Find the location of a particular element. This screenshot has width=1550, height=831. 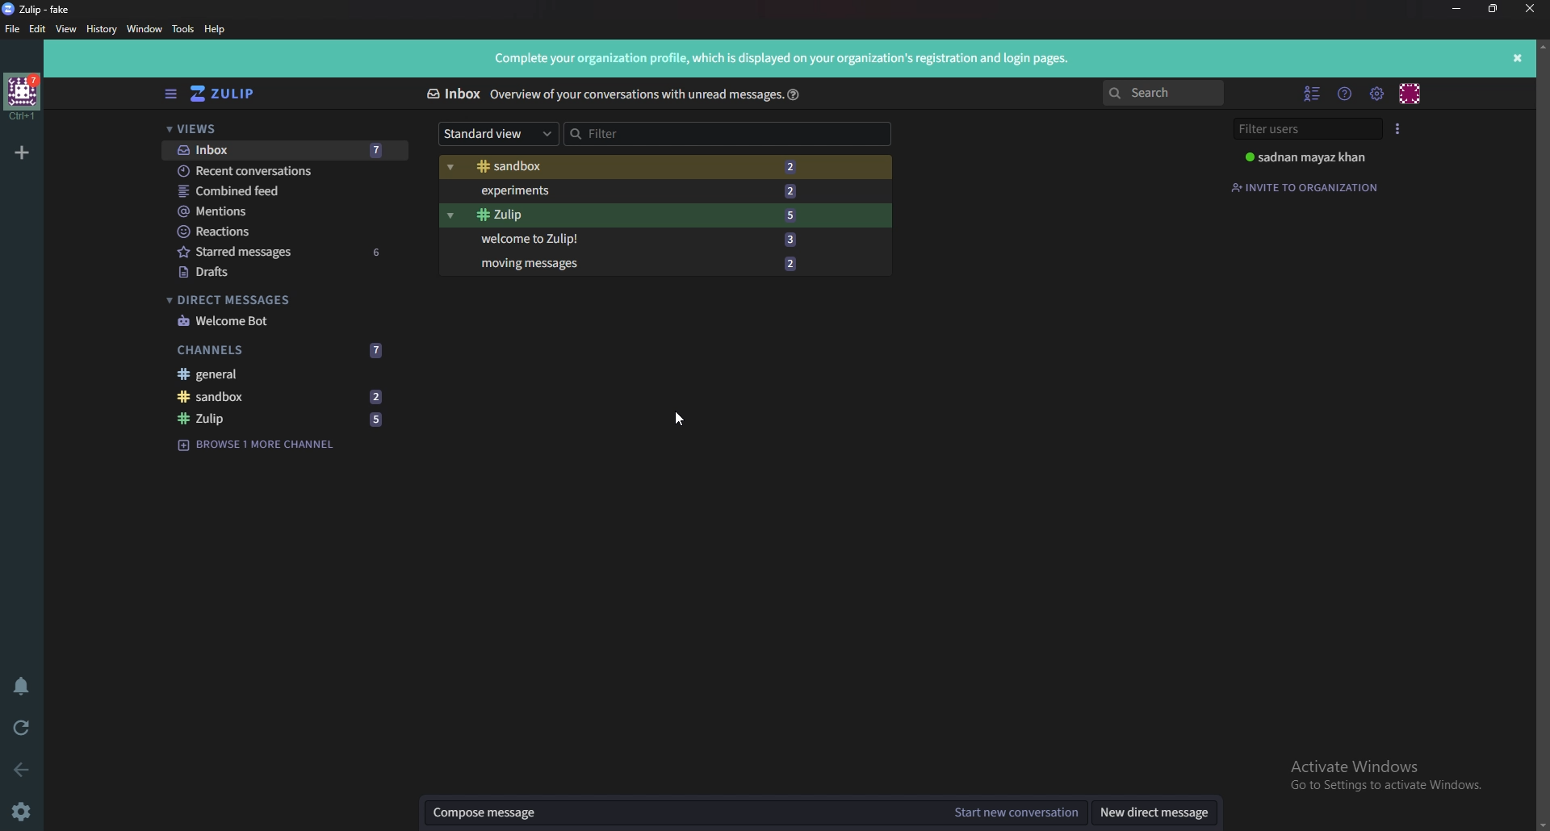

Channels is located at coordinates (286, 352).